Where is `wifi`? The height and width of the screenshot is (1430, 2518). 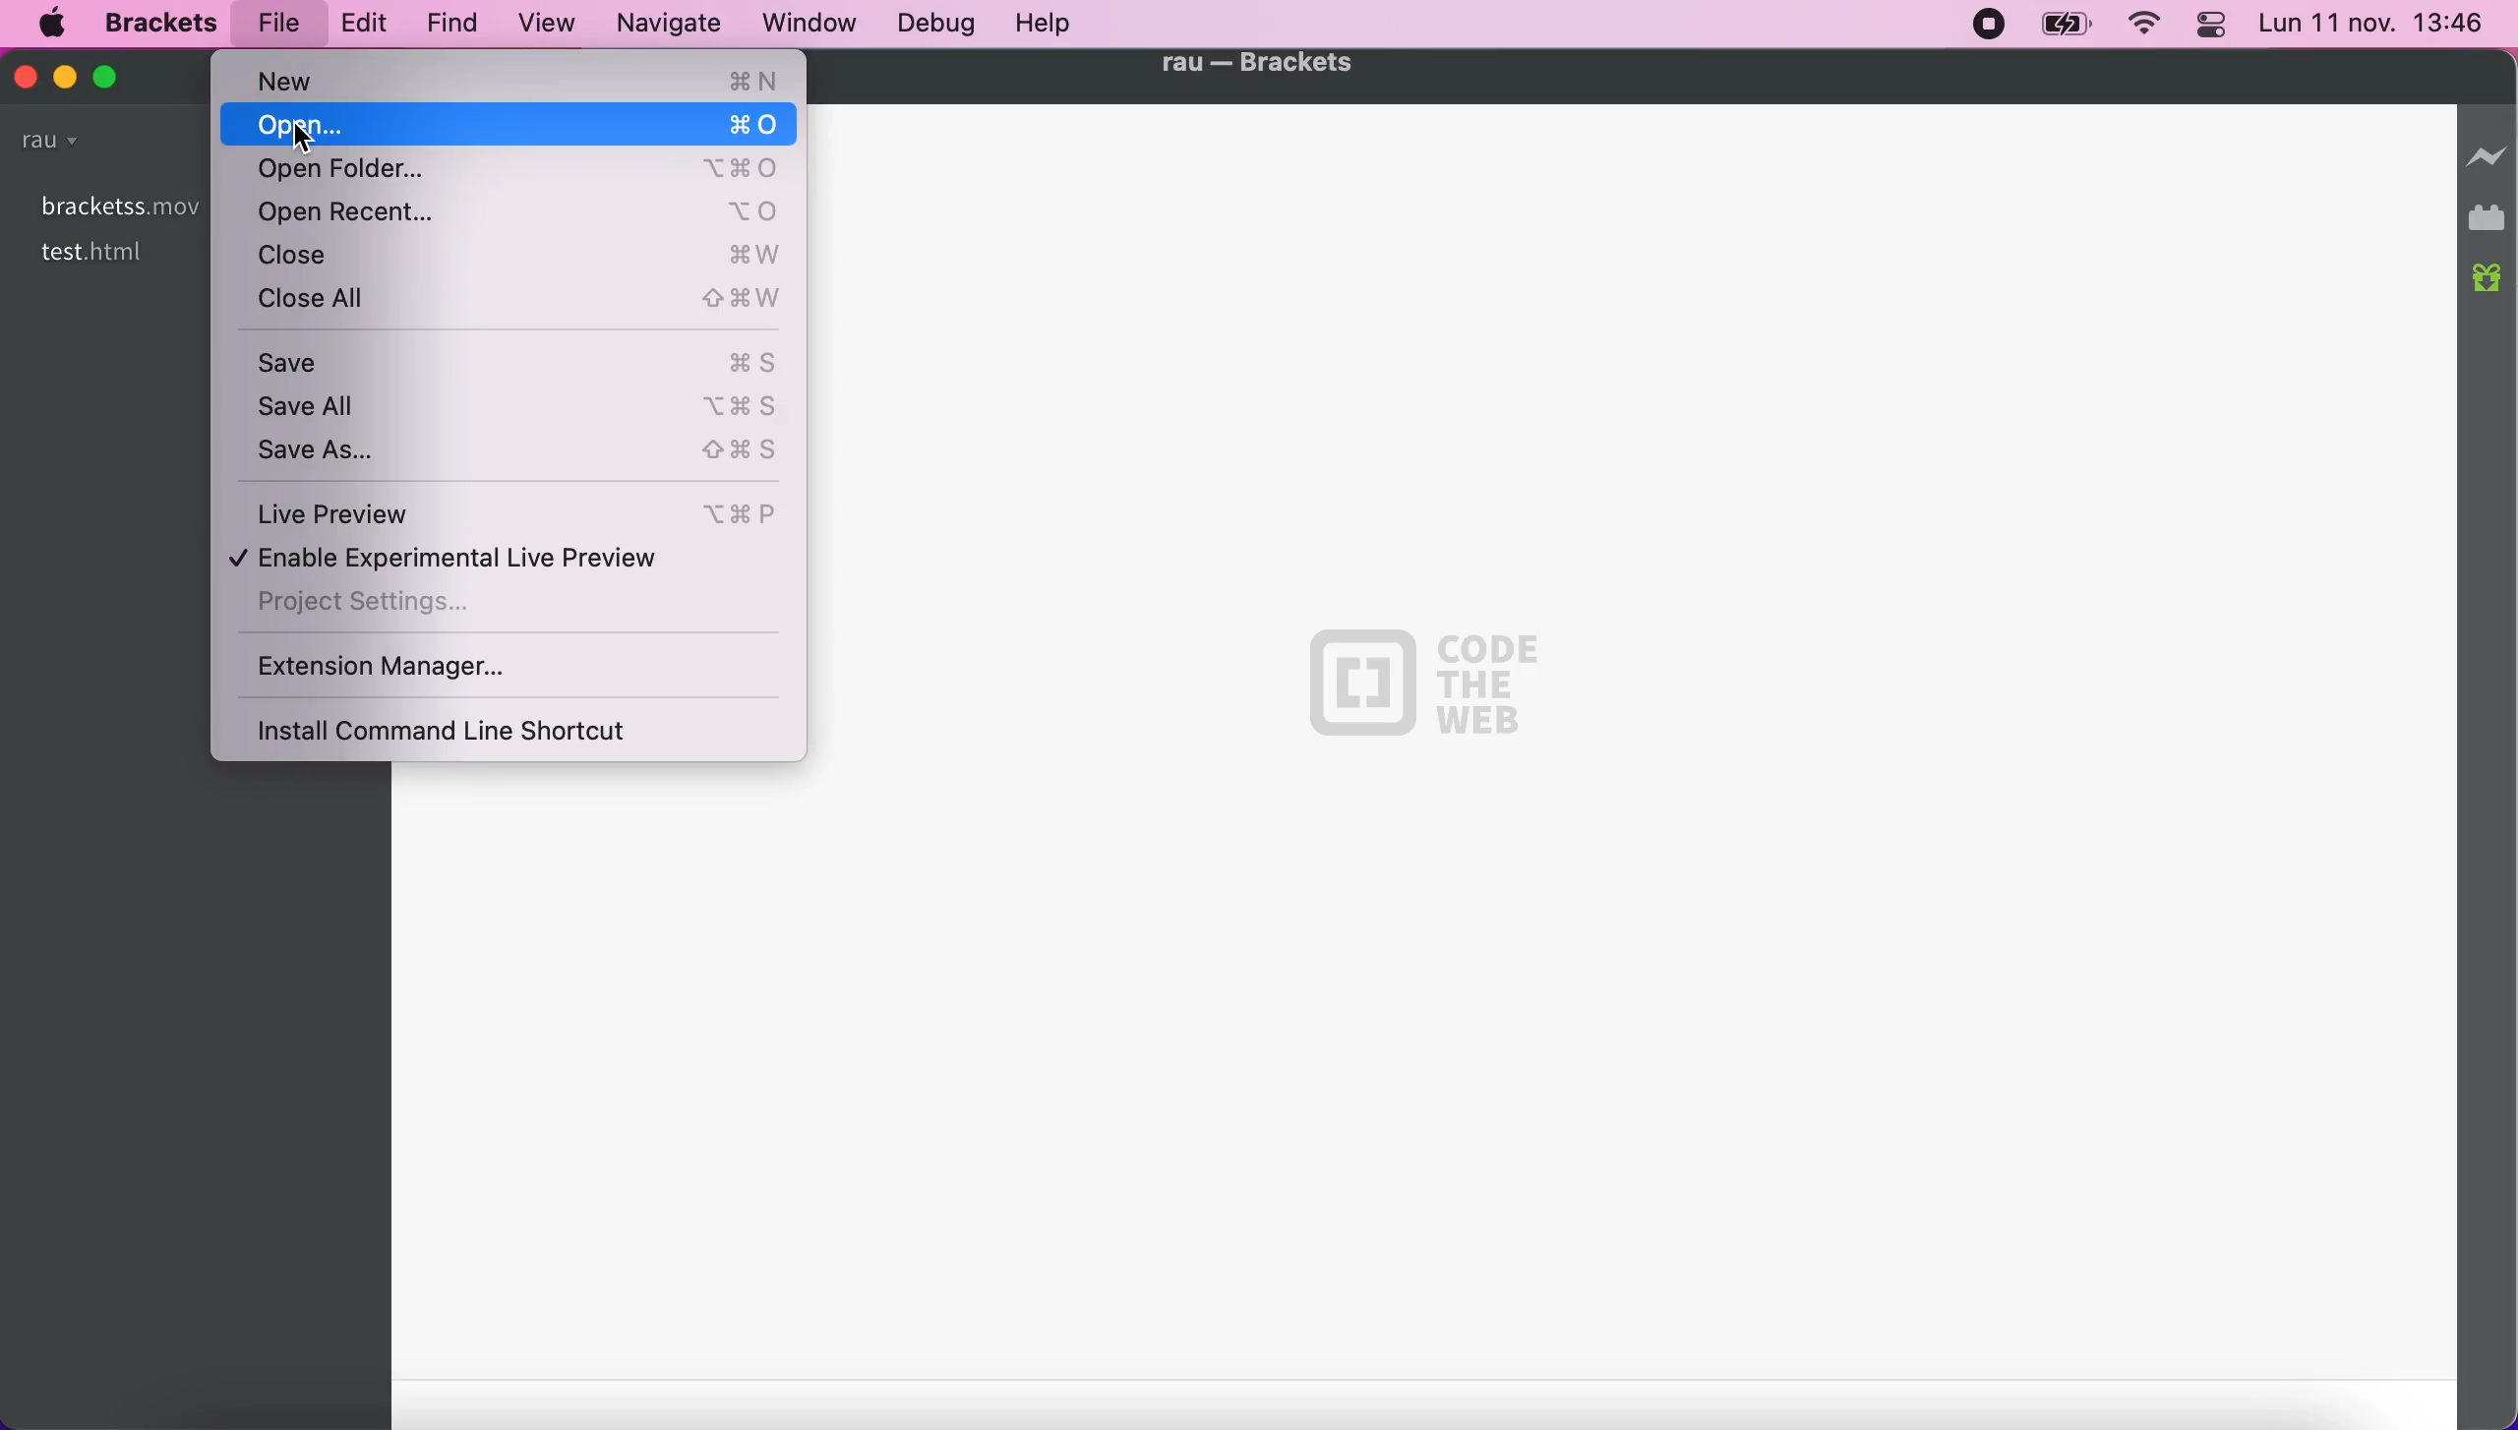
wifi is located at coordinates (2142, 28).